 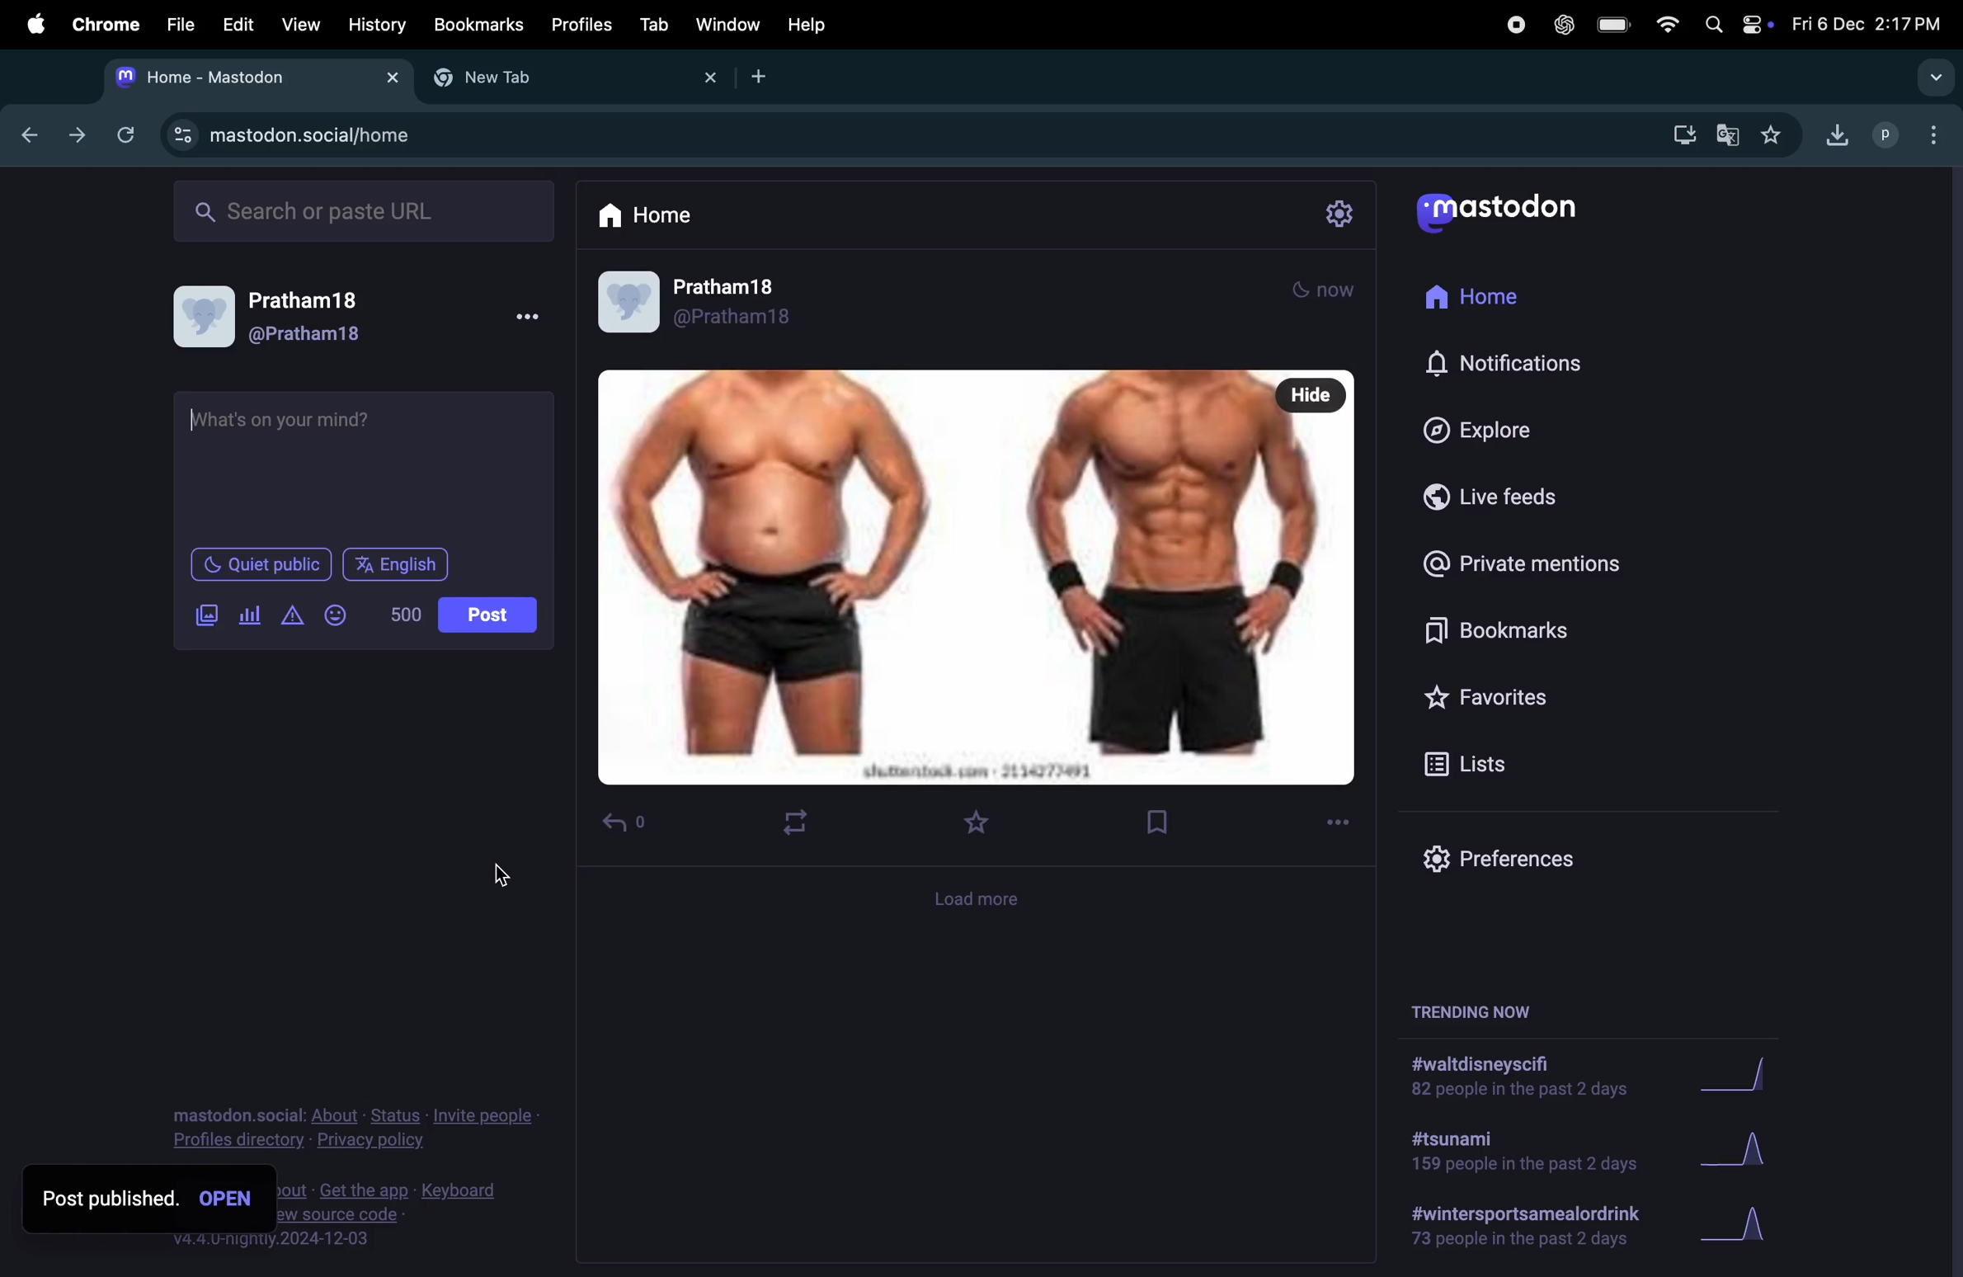 I want to click on home, so click(x=651, y=216).